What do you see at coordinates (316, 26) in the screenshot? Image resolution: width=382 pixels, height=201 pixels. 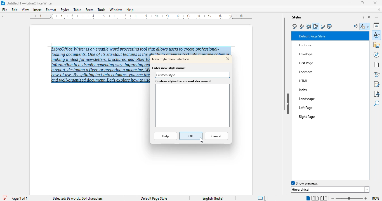 I see `page styles` at bounding box center [316, 26].